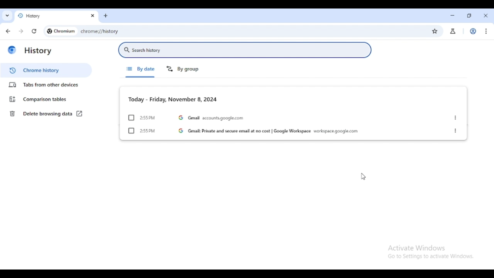 The width and height of the screenshot is (494, 278). What do you see at coordinates (148, 131) in the screenshot?
I see `2:55 PM` at bounding box center [148, 131].